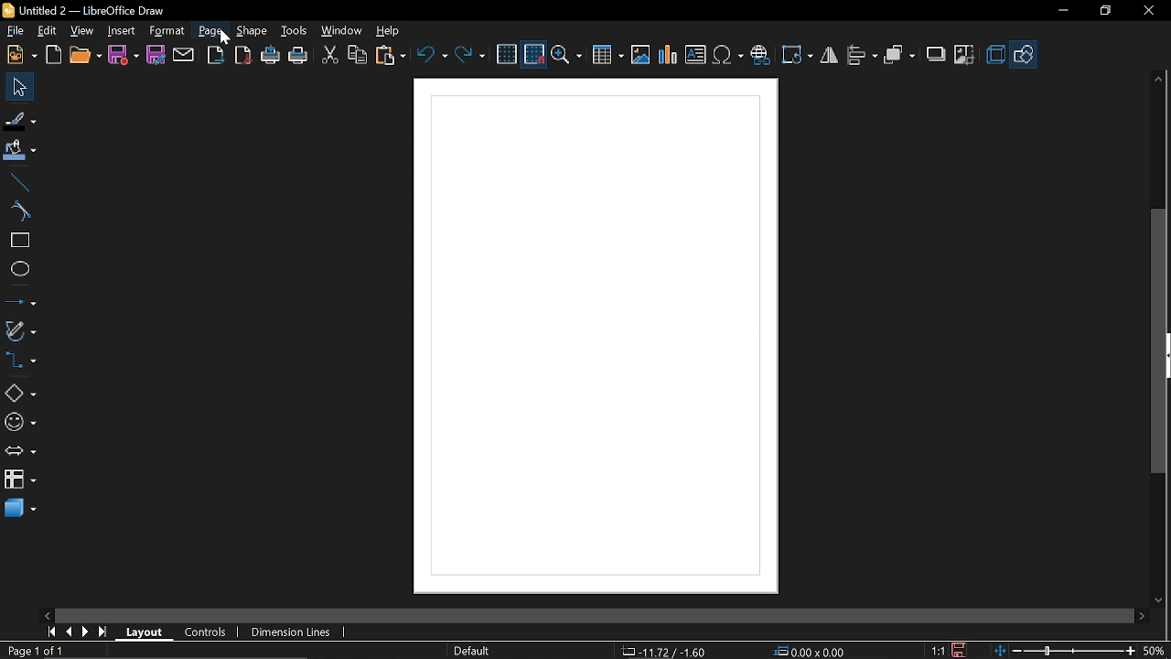 Image resolution: width=1171 pixels, height=659 pixels. What do you see at coordinates (168, 31) in the screenshot?
I see `format` at bounding box center [168, 31].